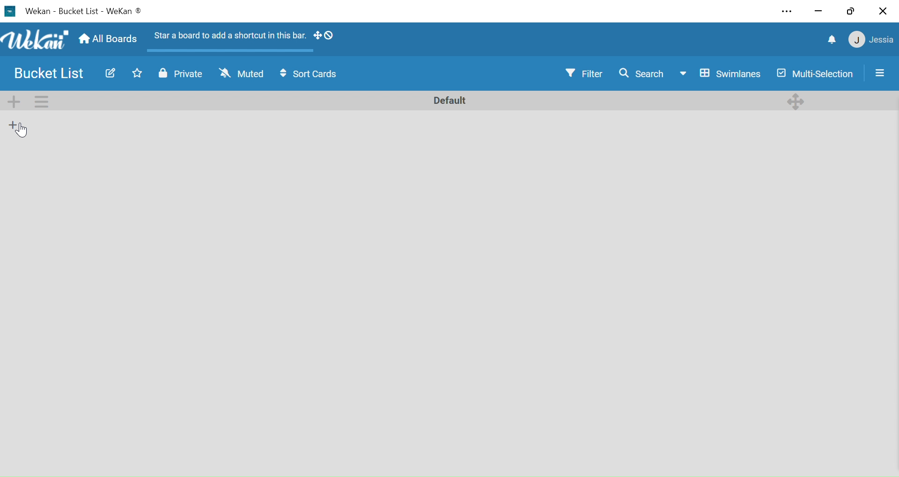  Describe the element at coordinates (107, 40) in the screenshot. I see `All board- Home` at that location.